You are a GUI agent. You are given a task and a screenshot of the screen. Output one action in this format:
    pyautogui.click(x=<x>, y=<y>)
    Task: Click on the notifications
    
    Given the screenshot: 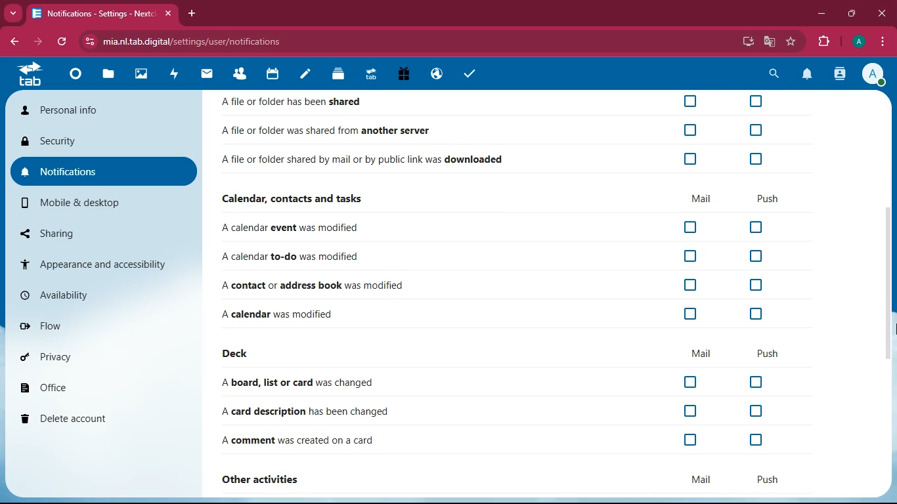 What is the action you would take?
    pyautogui.click(x=104, y=171)
    